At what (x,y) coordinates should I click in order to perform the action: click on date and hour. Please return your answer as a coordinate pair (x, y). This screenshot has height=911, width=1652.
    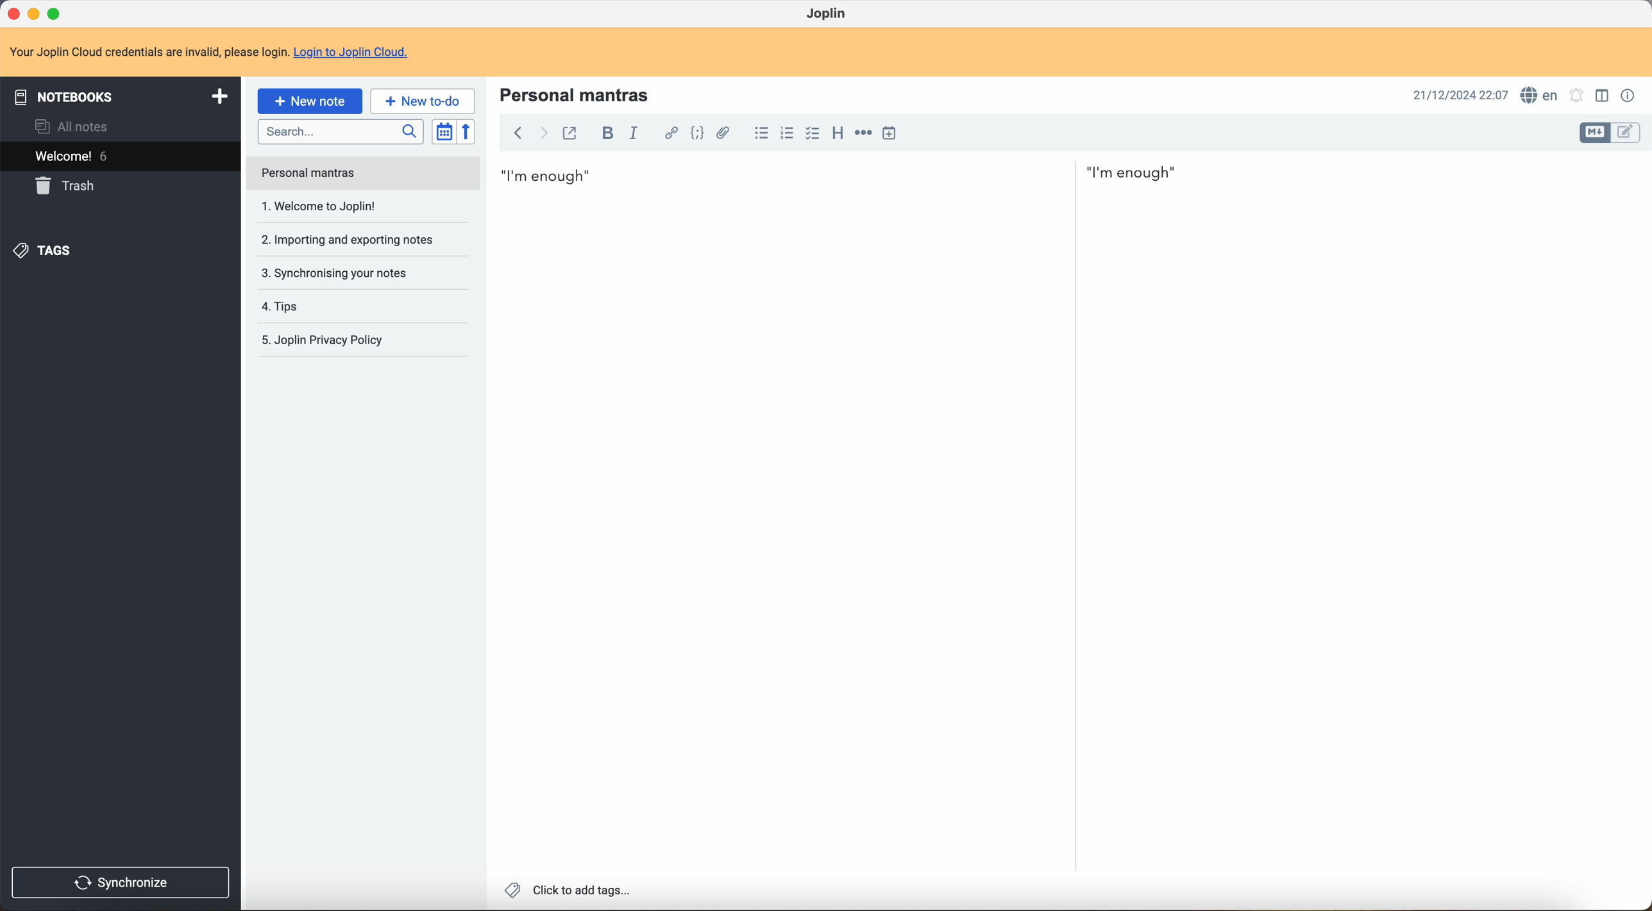
    Looking at the image, I should click on (1456, 94).